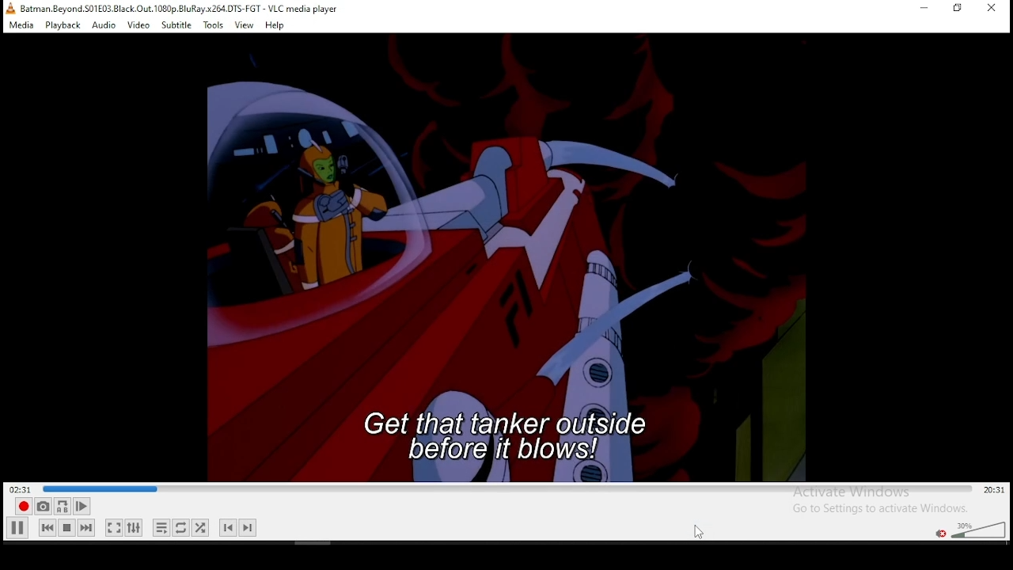 Image resolution: width=1013 pixels, height=570 pixels. I want to click on total/remaining time, so click(996, 490).